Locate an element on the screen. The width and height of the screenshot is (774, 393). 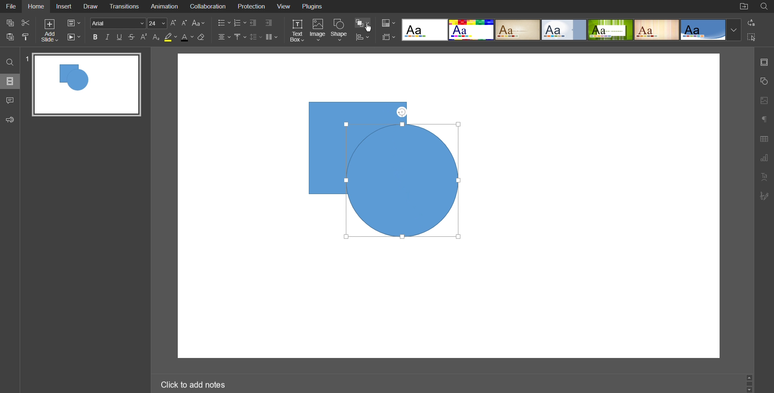
Collaboration is located at coordinates (207, 6).